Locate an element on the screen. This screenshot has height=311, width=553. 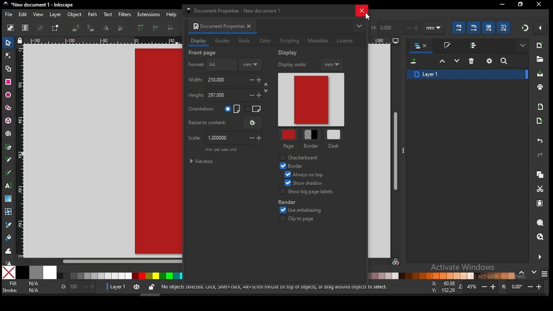
layer settings is located at coordinates (131, 287).